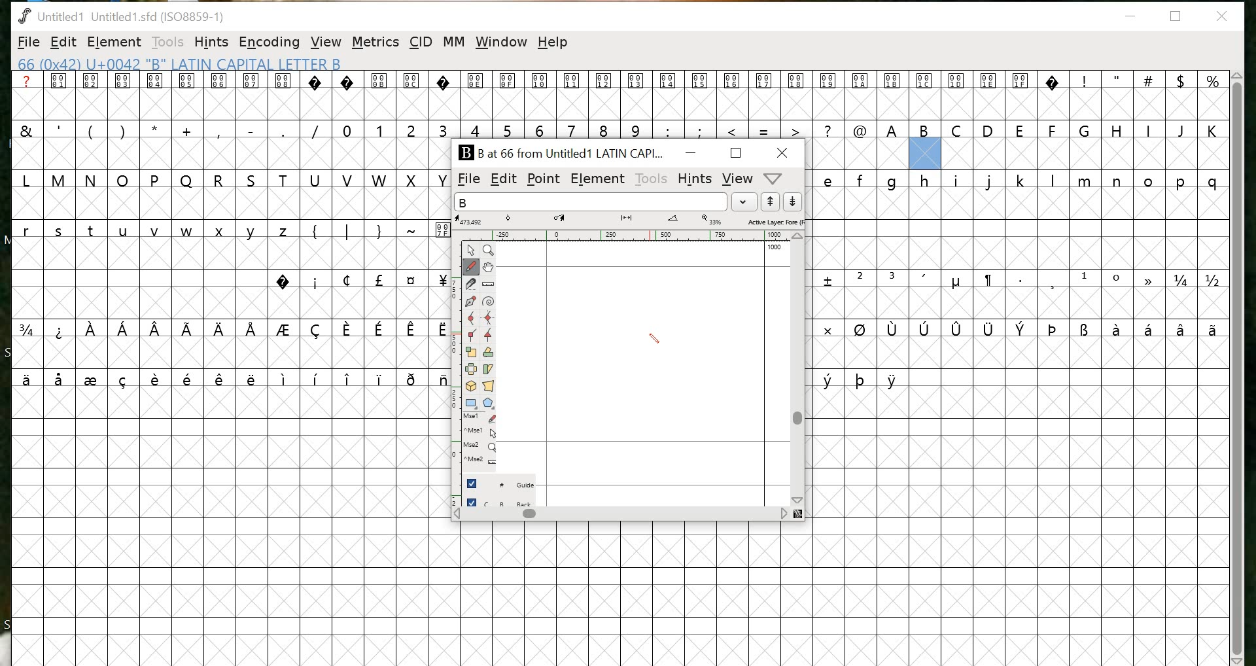 The image size is (1256, 666). What do you see at coordinates (472, 355) in the screenshot?
I see `Scale` at bounding box center [472, 355].